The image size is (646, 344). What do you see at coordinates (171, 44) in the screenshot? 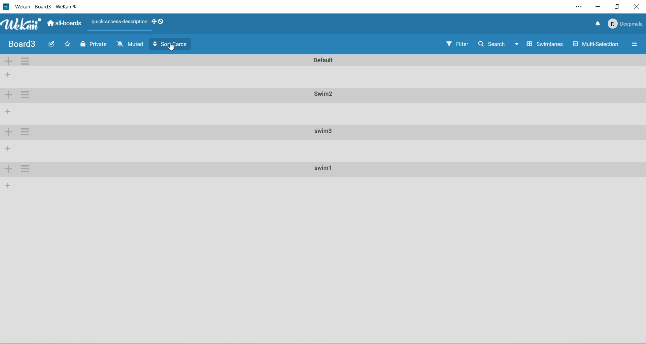
I see `sort card` at bounding box center [171, 44].